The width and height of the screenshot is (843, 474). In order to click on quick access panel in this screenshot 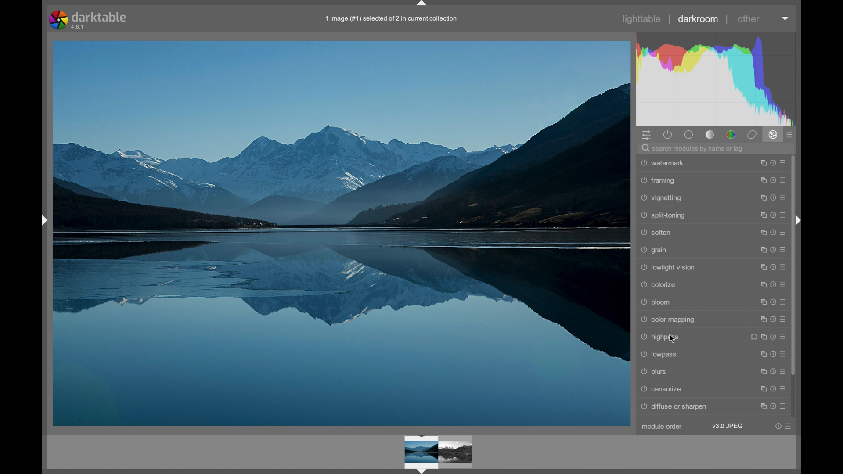, I will do `click(648, 135)`.